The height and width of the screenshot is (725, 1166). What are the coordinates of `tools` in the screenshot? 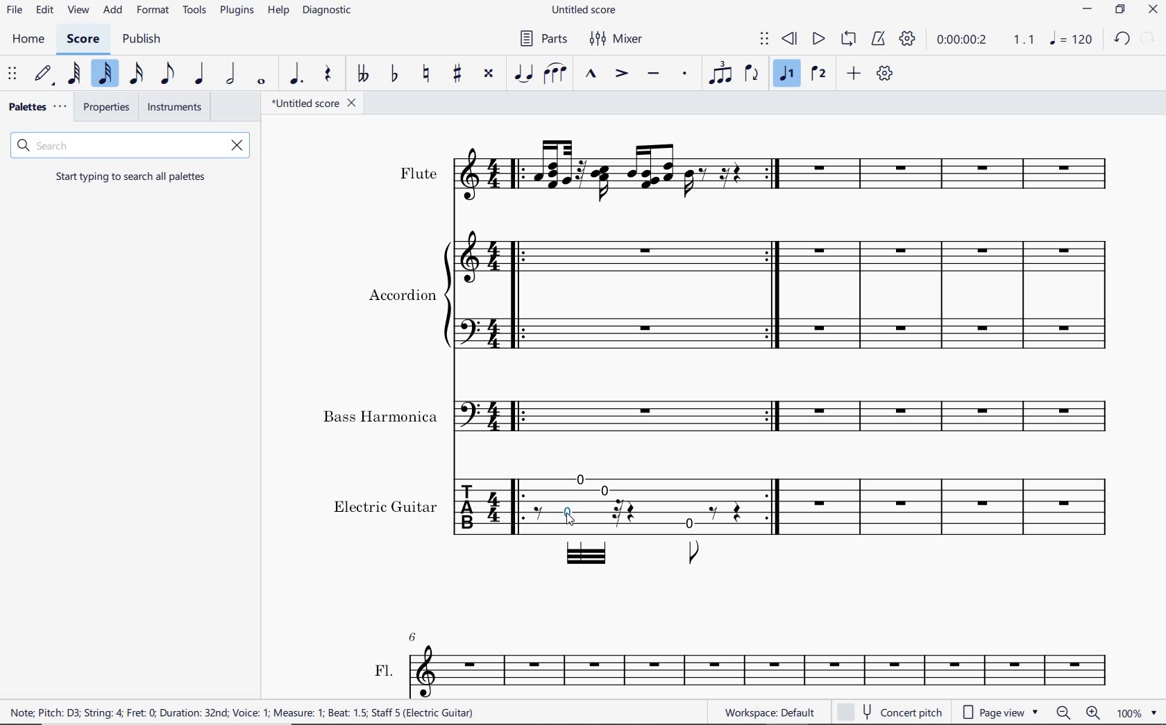 It's located at (194, 14).